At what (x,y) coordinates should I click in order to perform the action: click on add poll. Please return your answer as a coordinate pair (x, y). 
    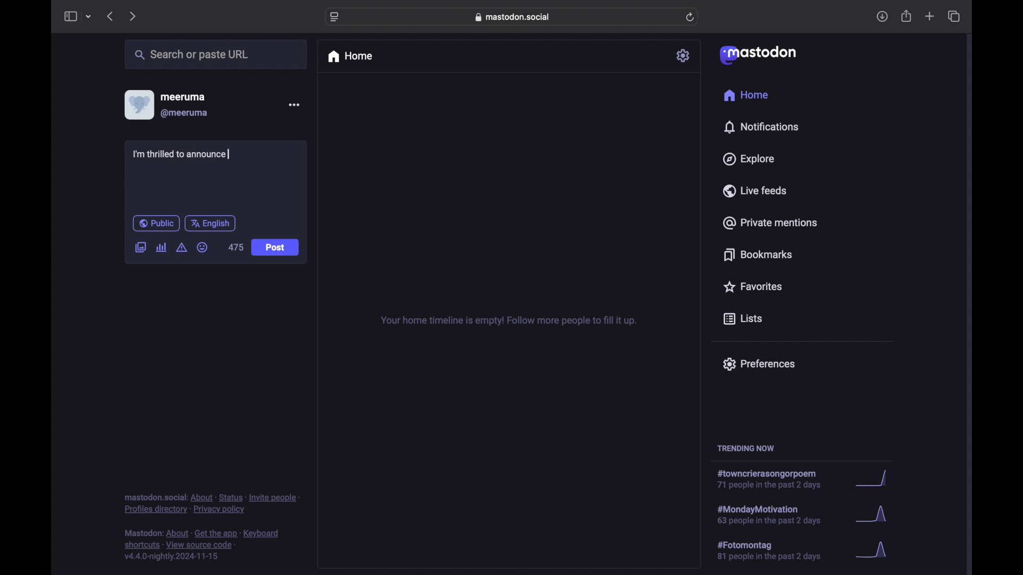
    Looking at the image, I should click on (162, 248).